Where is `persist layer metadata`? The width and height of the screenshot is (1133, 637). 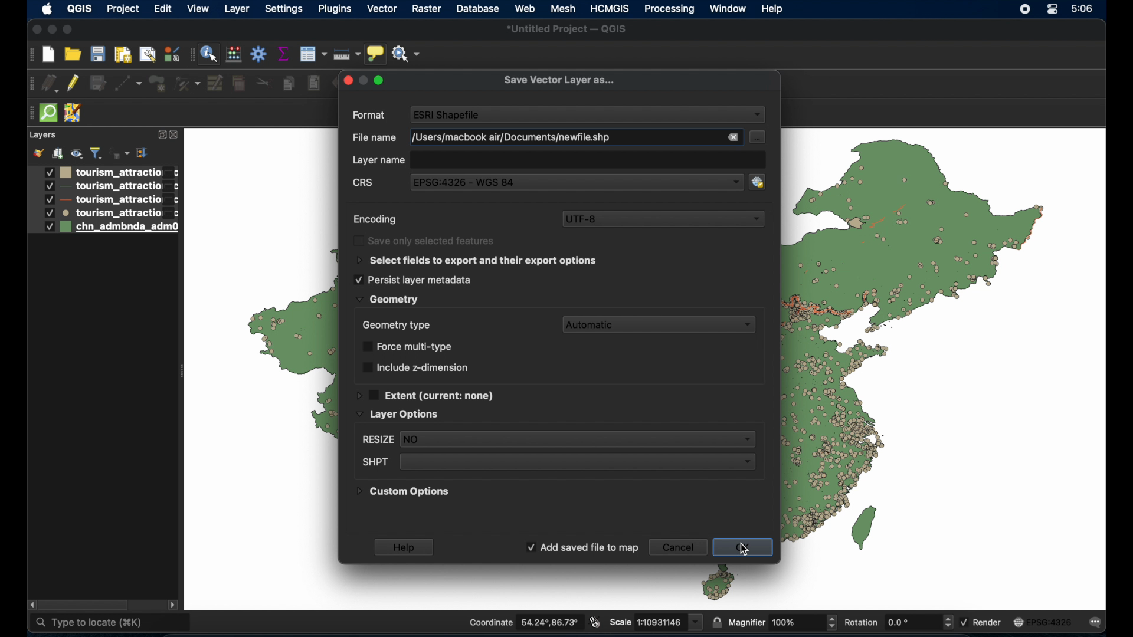 persist layer metadata is located at coordinates (412, 280).